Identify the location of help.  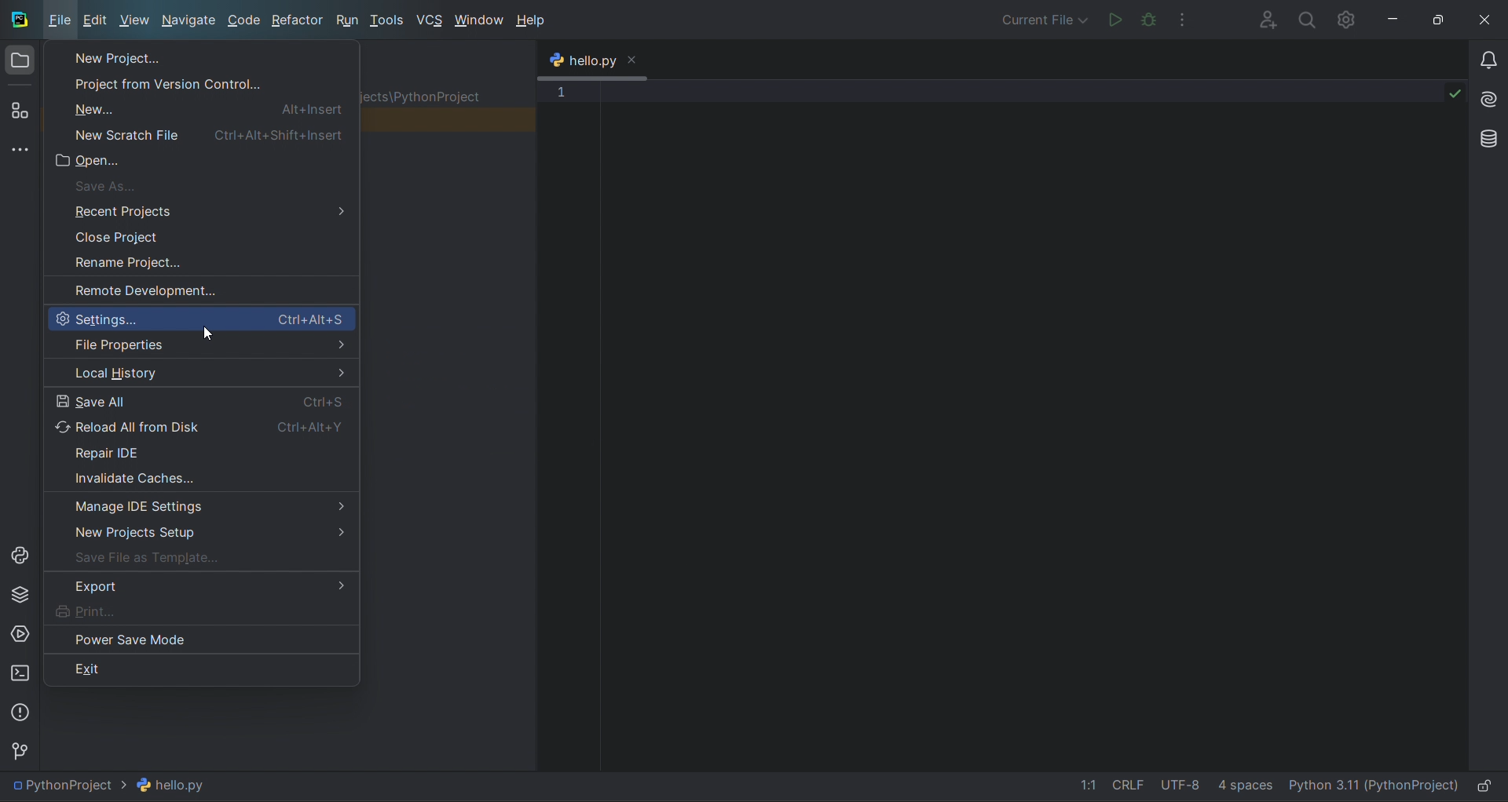
(533, 20).